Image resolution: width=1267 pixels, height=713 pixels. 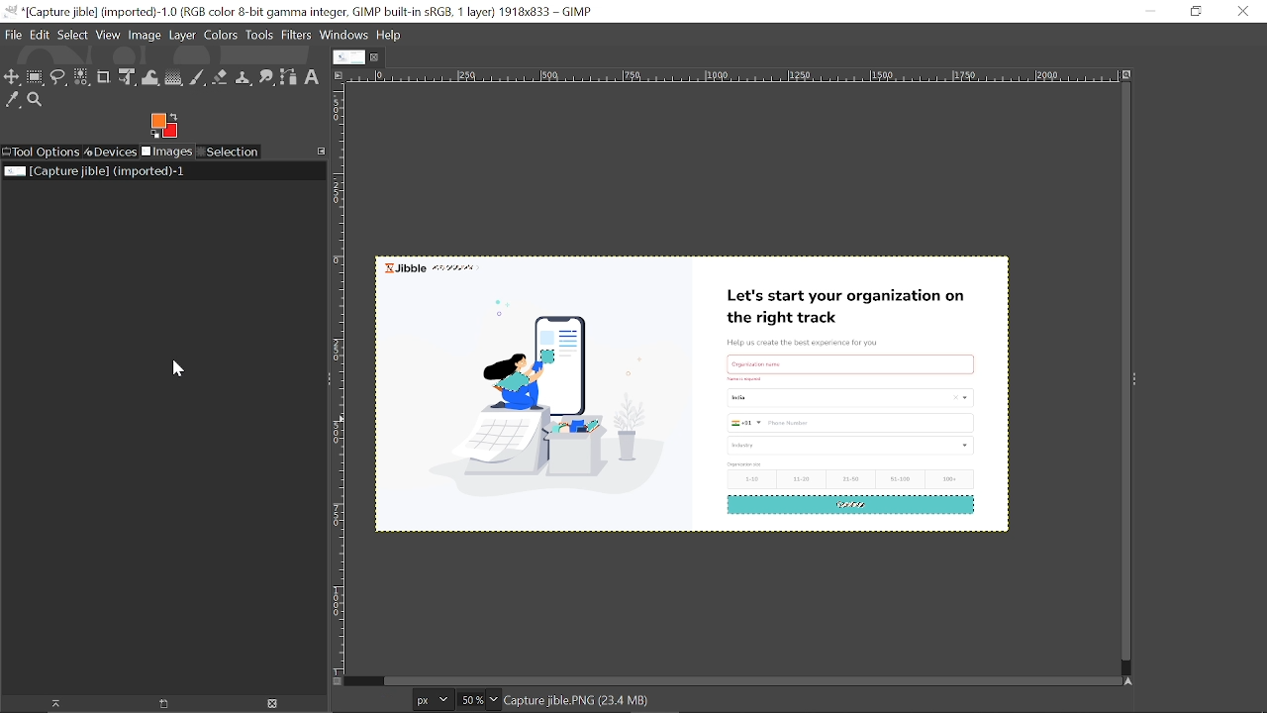 What do you see at coordinates (104, 76) in the screenshot?
I see `Crop tool` at bounding box center [104, 76].